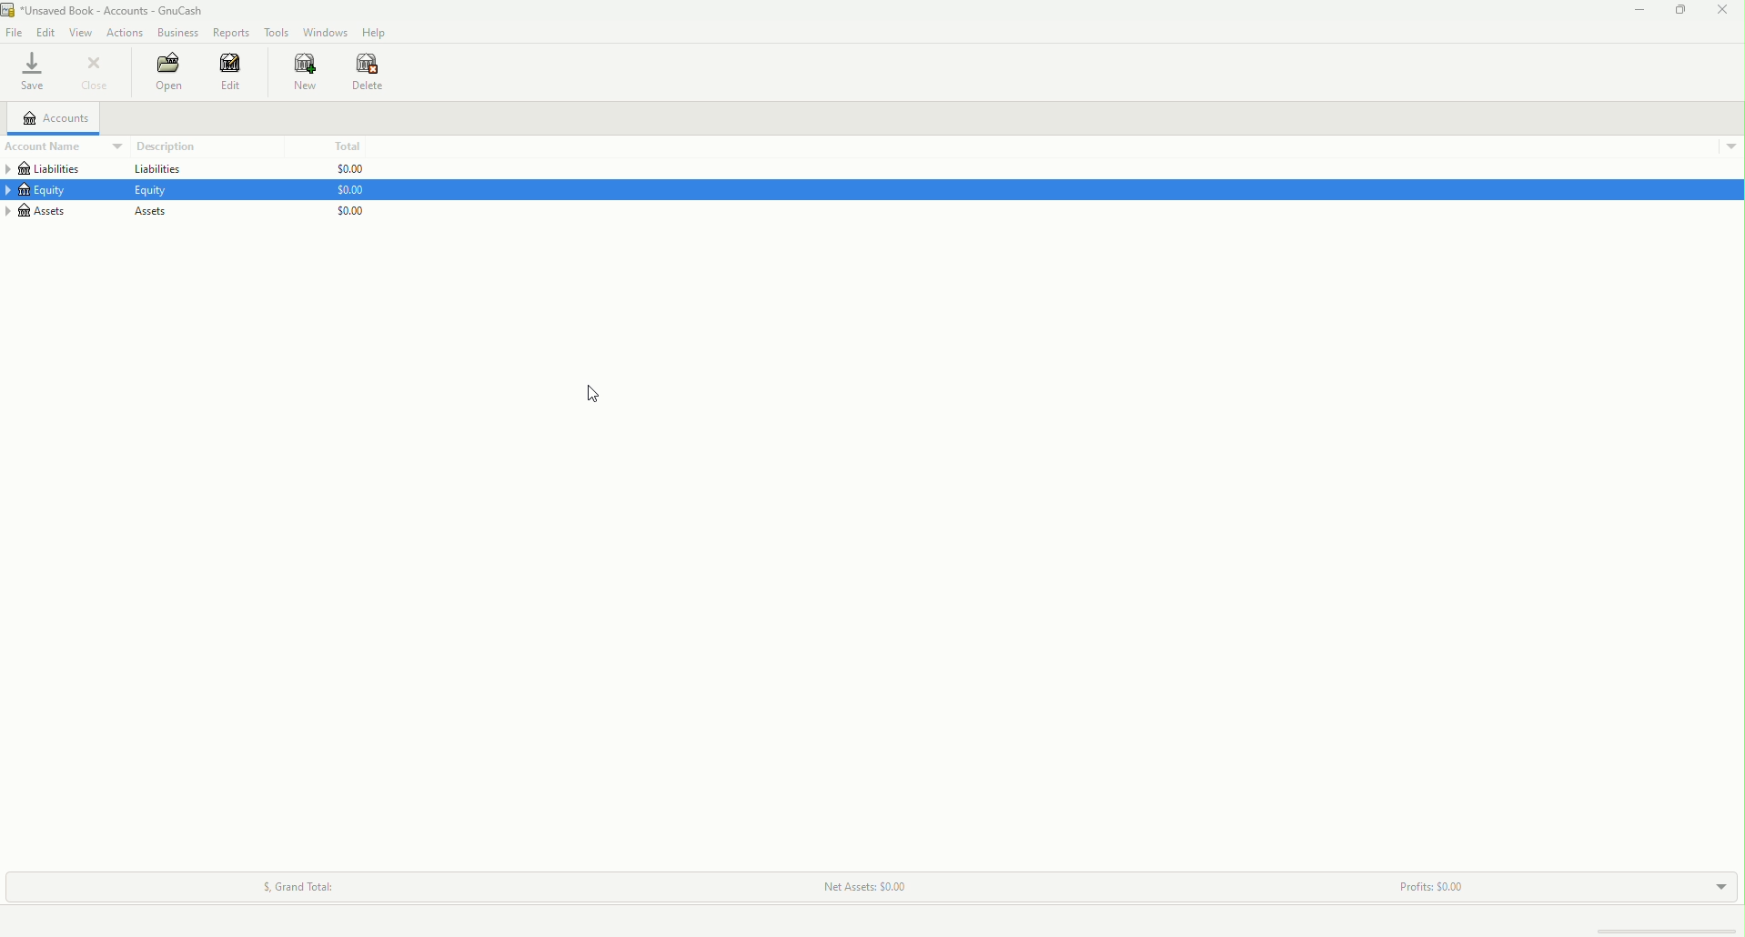 The height and width of the screenshot is (937, 1745). What do you see at coordinates (164, 73) in the screenshot?
I see `Open` at bounding box center [164, 73].